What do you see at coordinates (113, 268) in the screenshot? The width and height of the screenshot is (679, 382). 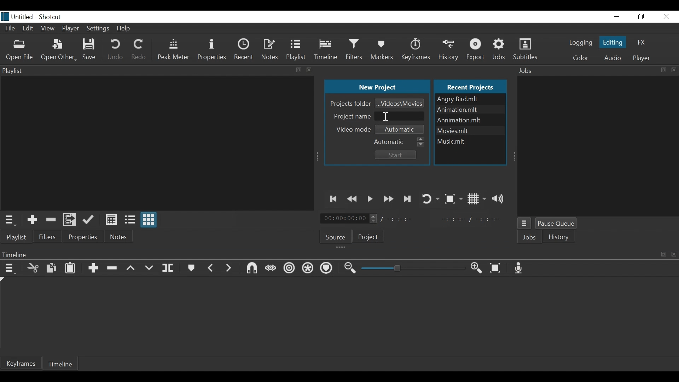 I see `Ripple delete` at bounding box center [113, 268].